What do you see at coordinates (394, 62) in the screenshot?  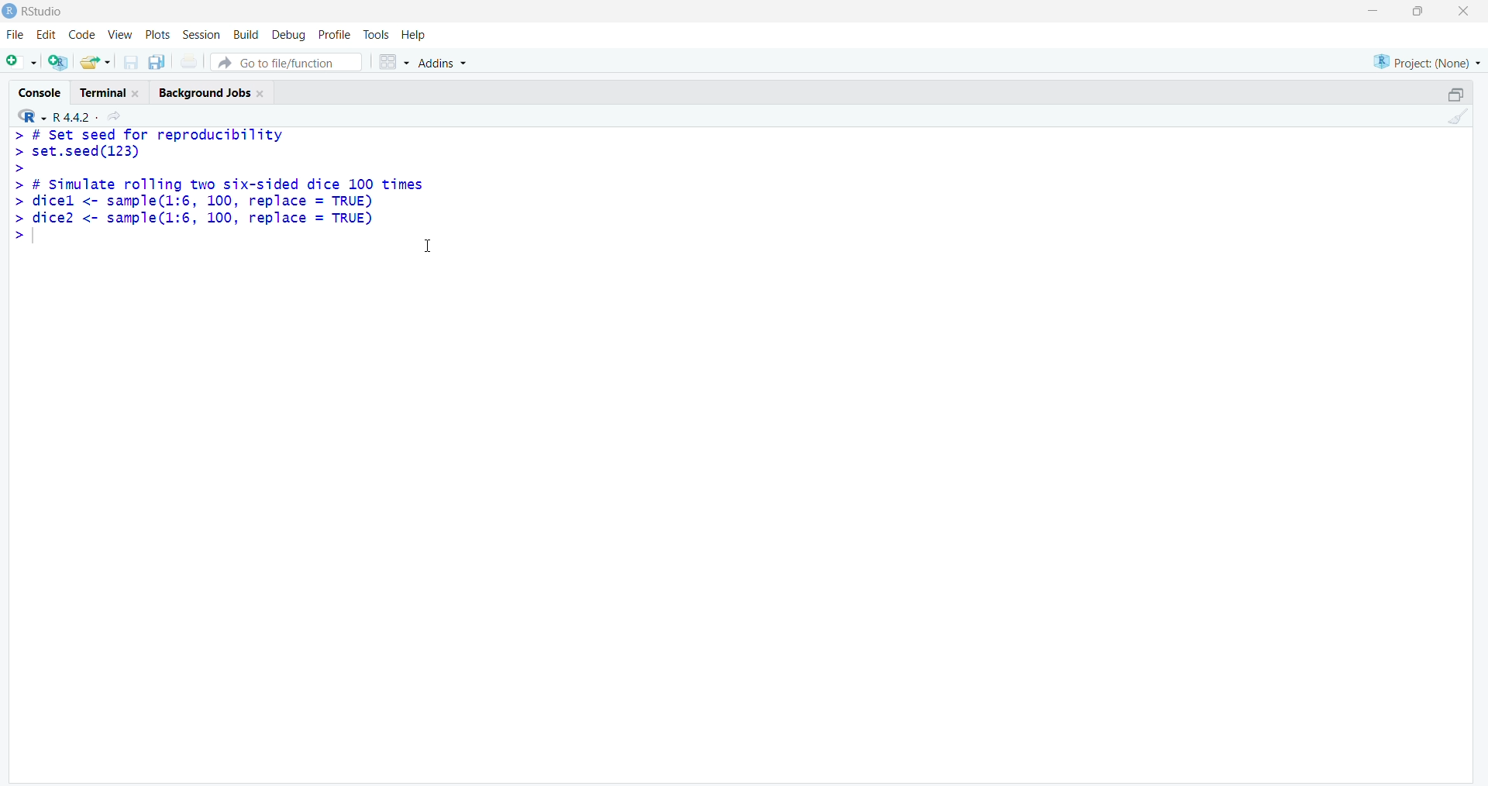 I see `grid` at bounding box center [394, 62].